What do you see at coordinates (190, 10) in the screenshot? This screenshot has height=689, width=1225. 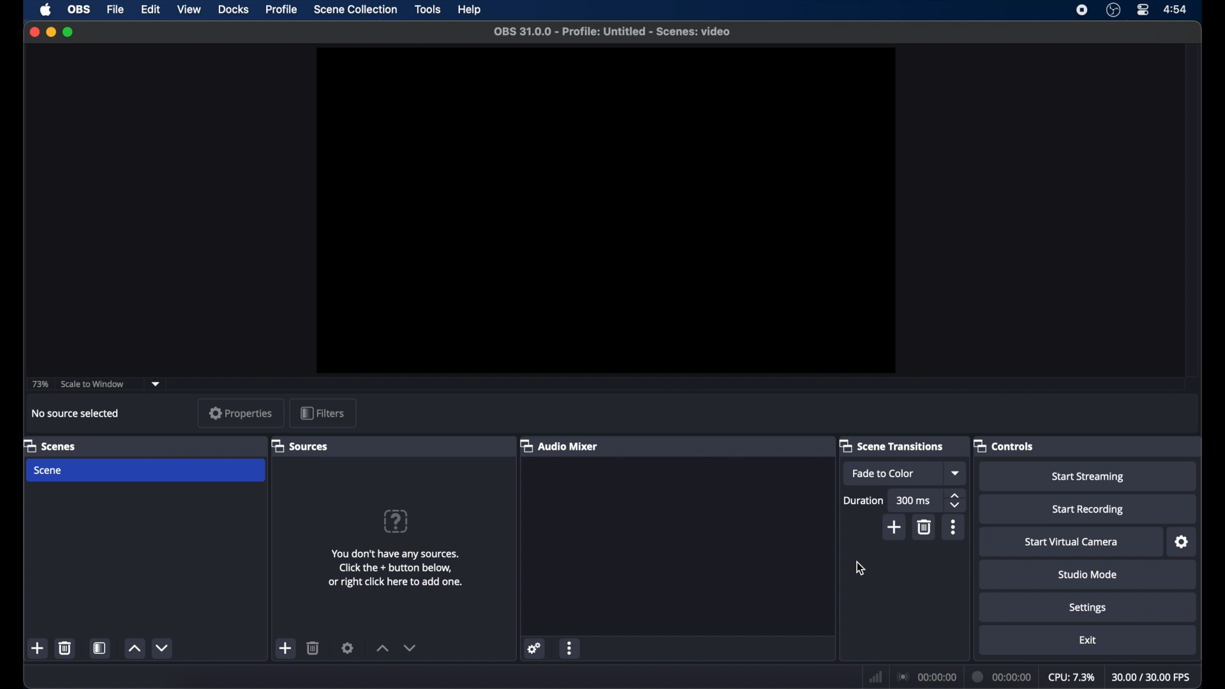 I see `view` at bounding box center [190, 10].